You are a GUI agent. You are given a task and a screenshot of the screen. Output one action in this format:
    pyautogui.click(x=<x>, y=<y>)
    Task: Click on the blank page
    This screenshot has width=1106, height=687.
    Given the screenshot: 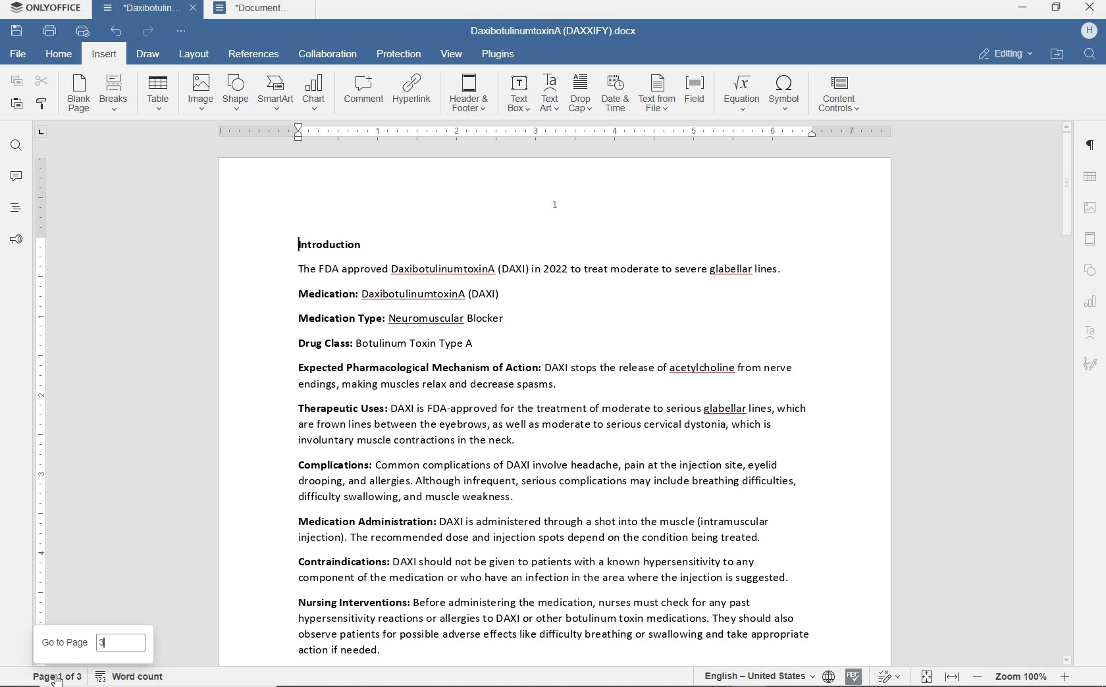 What is the action you would take?
    pyautogui.click(x=78, y=93)
    